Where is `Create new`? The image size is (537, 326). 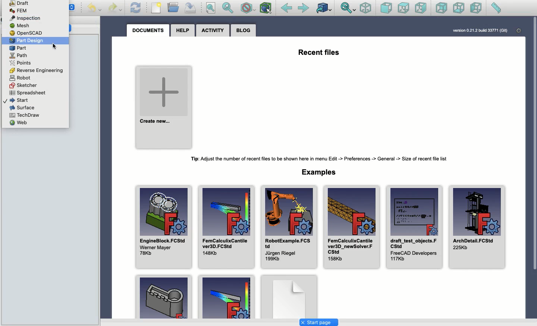
Create new is located at coordinates (164, 107).